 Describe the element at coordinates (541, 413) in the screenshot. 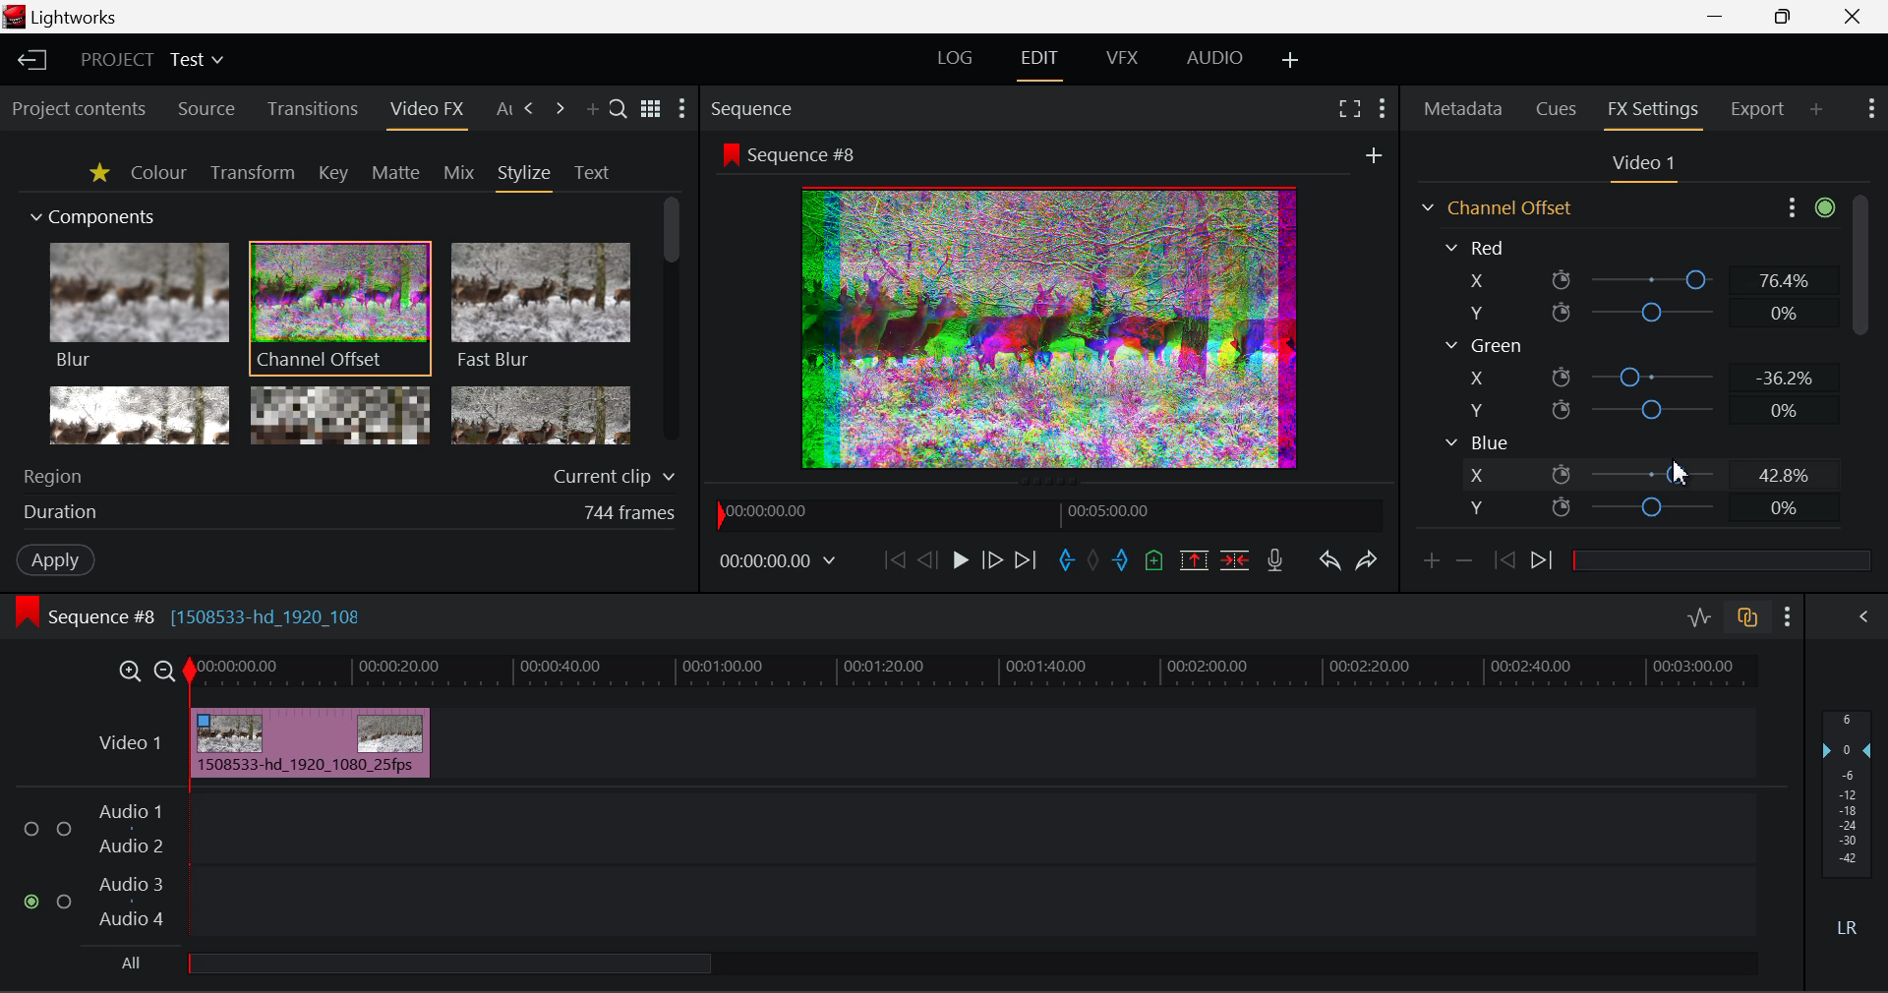

I see `Posterize` at that location.